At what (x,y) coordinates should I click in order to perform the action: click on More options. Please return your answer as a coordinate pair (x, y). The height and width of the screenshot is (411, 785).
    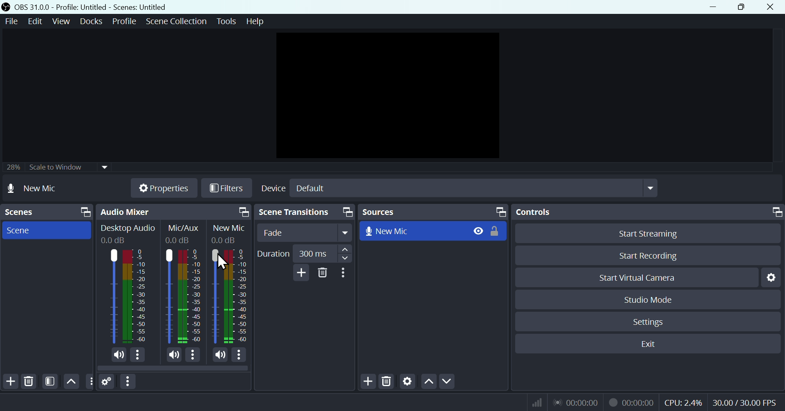
    Looking at the image, I should click on (138, 355).